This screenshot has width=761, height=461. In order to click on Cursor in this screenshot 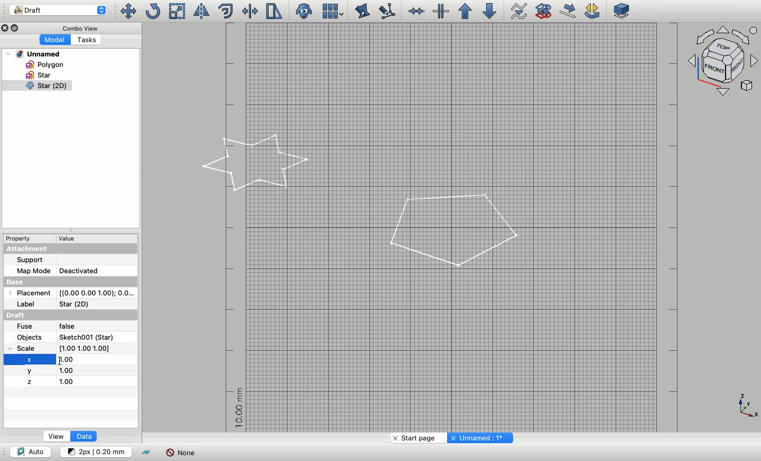, I will do `click(59, 360)`.